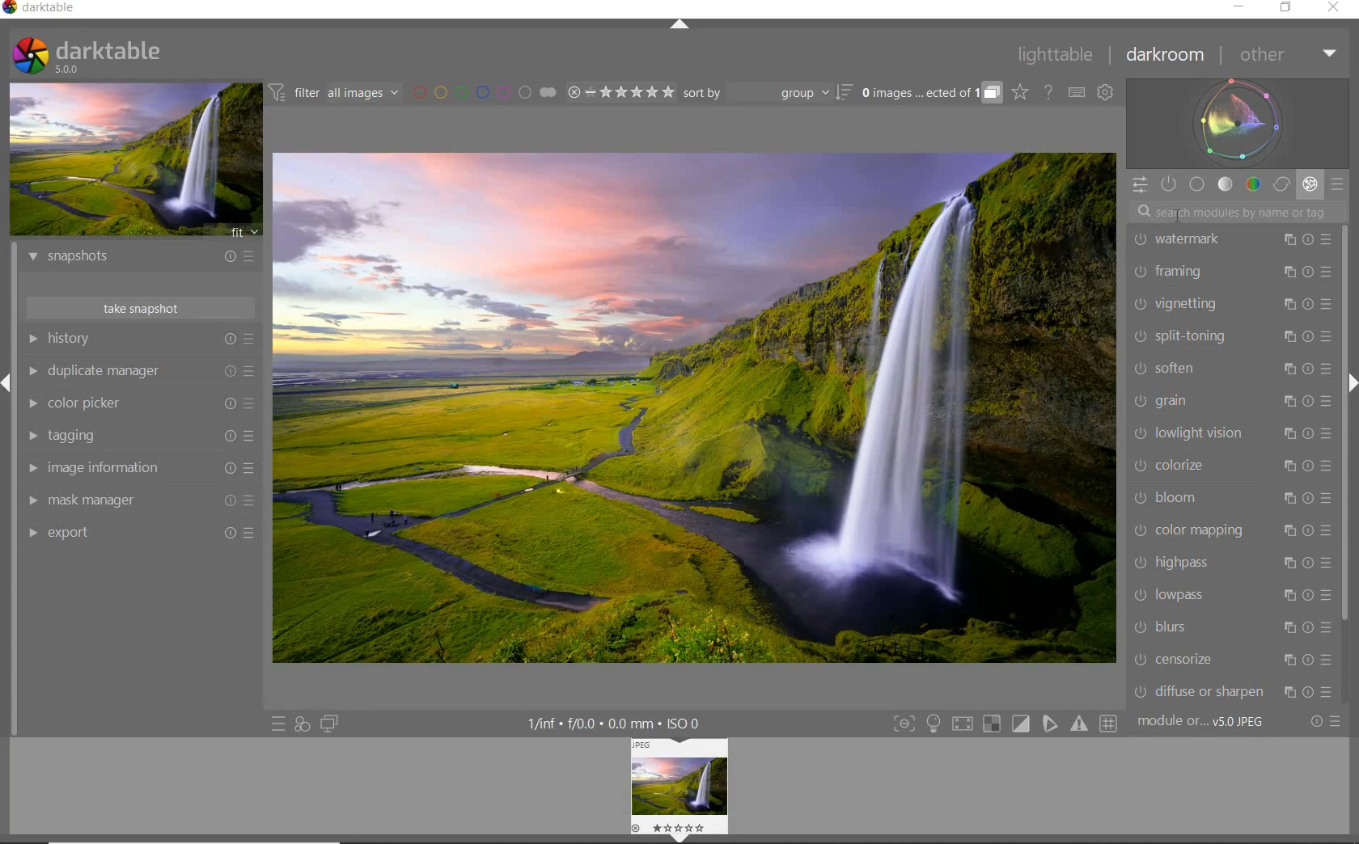 Image resolution: width=1359 pixels, height=844 pixels. What do you see at coordinates (1232, 499) in the screenshot?
I see `bloom` at bounding box center [1232, 499].